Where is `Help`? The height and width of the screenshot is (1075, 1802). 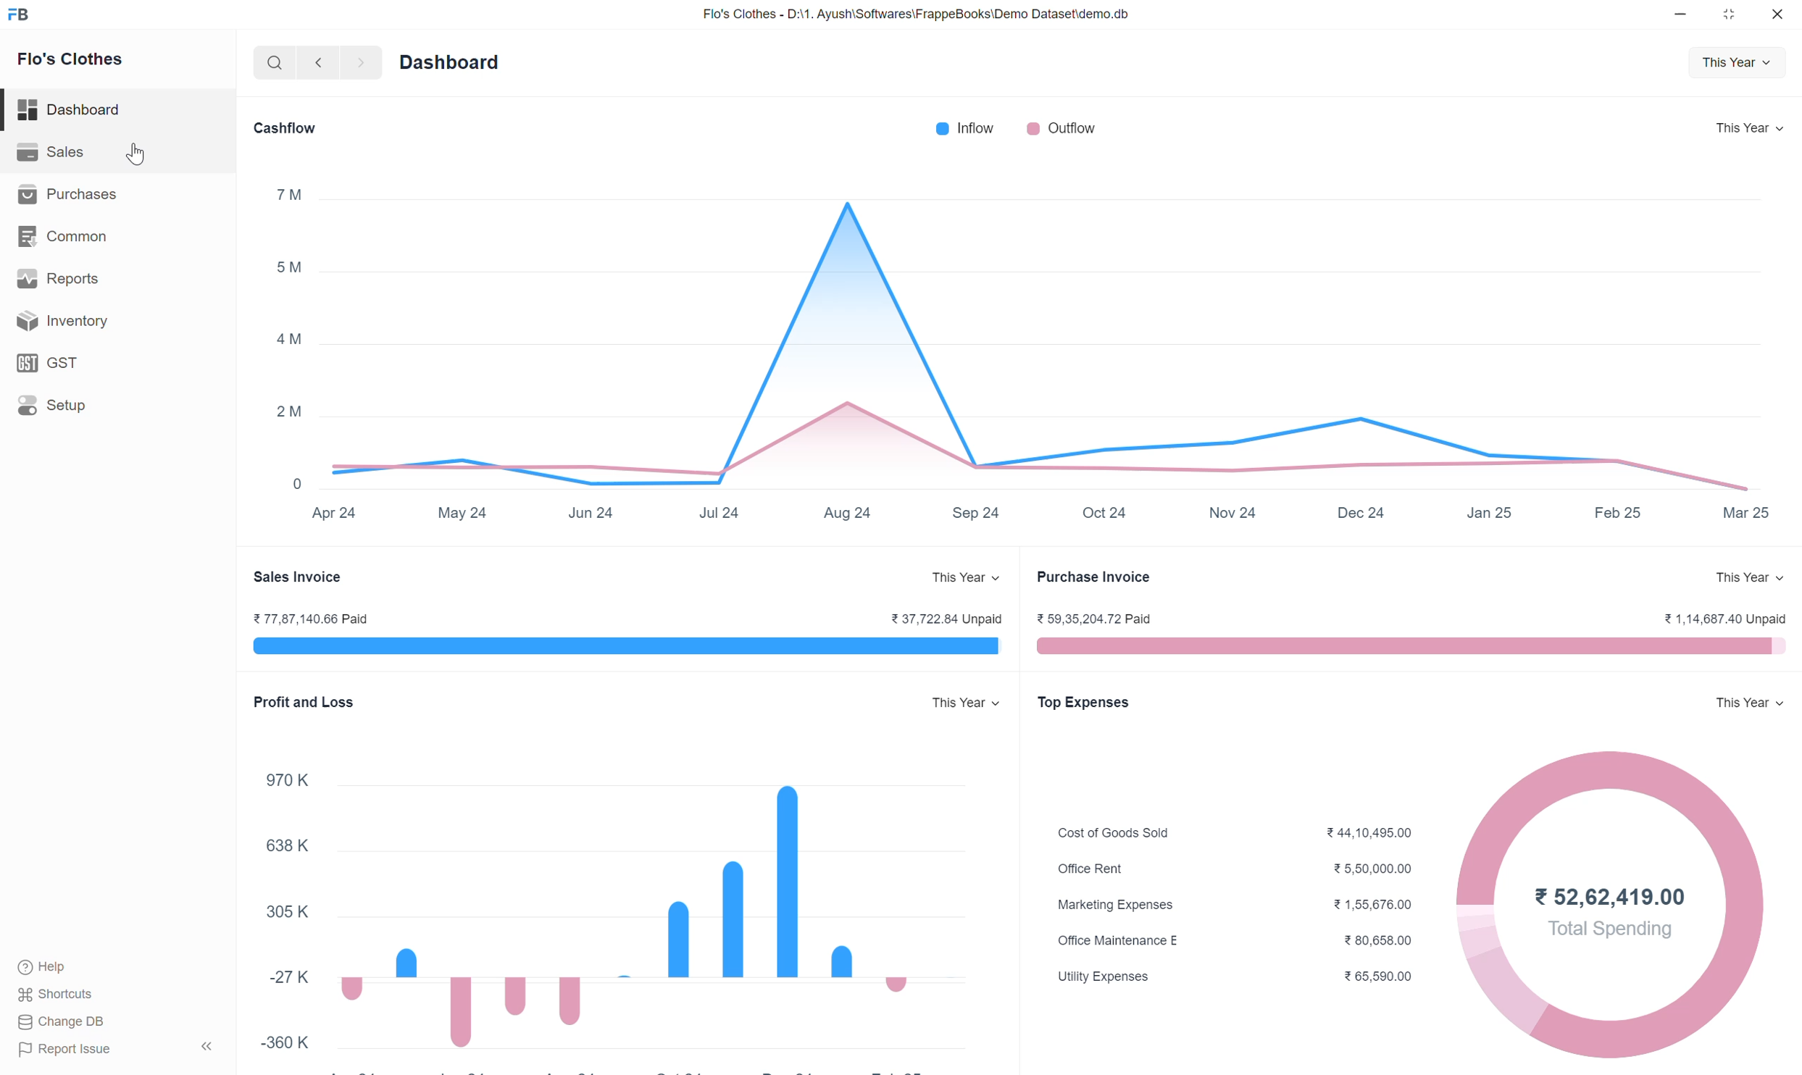
Help is located at coordinates (76, 966).